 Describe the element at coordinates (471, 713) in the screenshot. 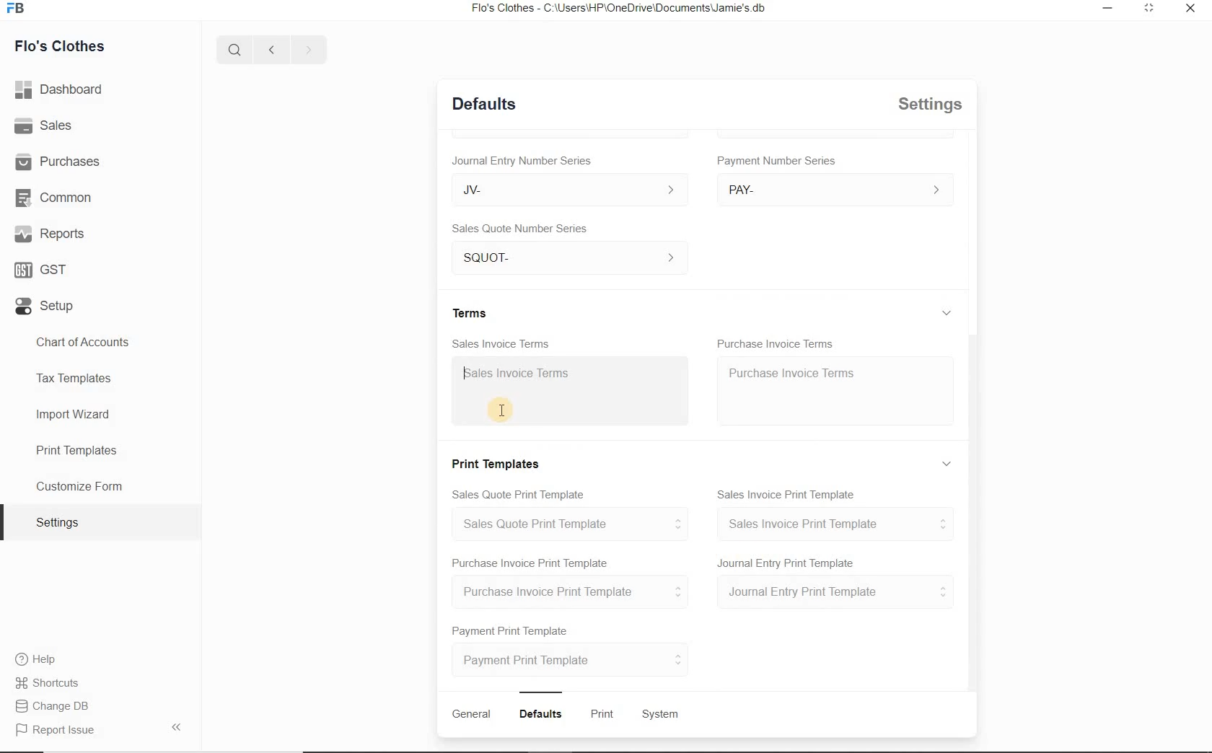

I see `General` at that location.